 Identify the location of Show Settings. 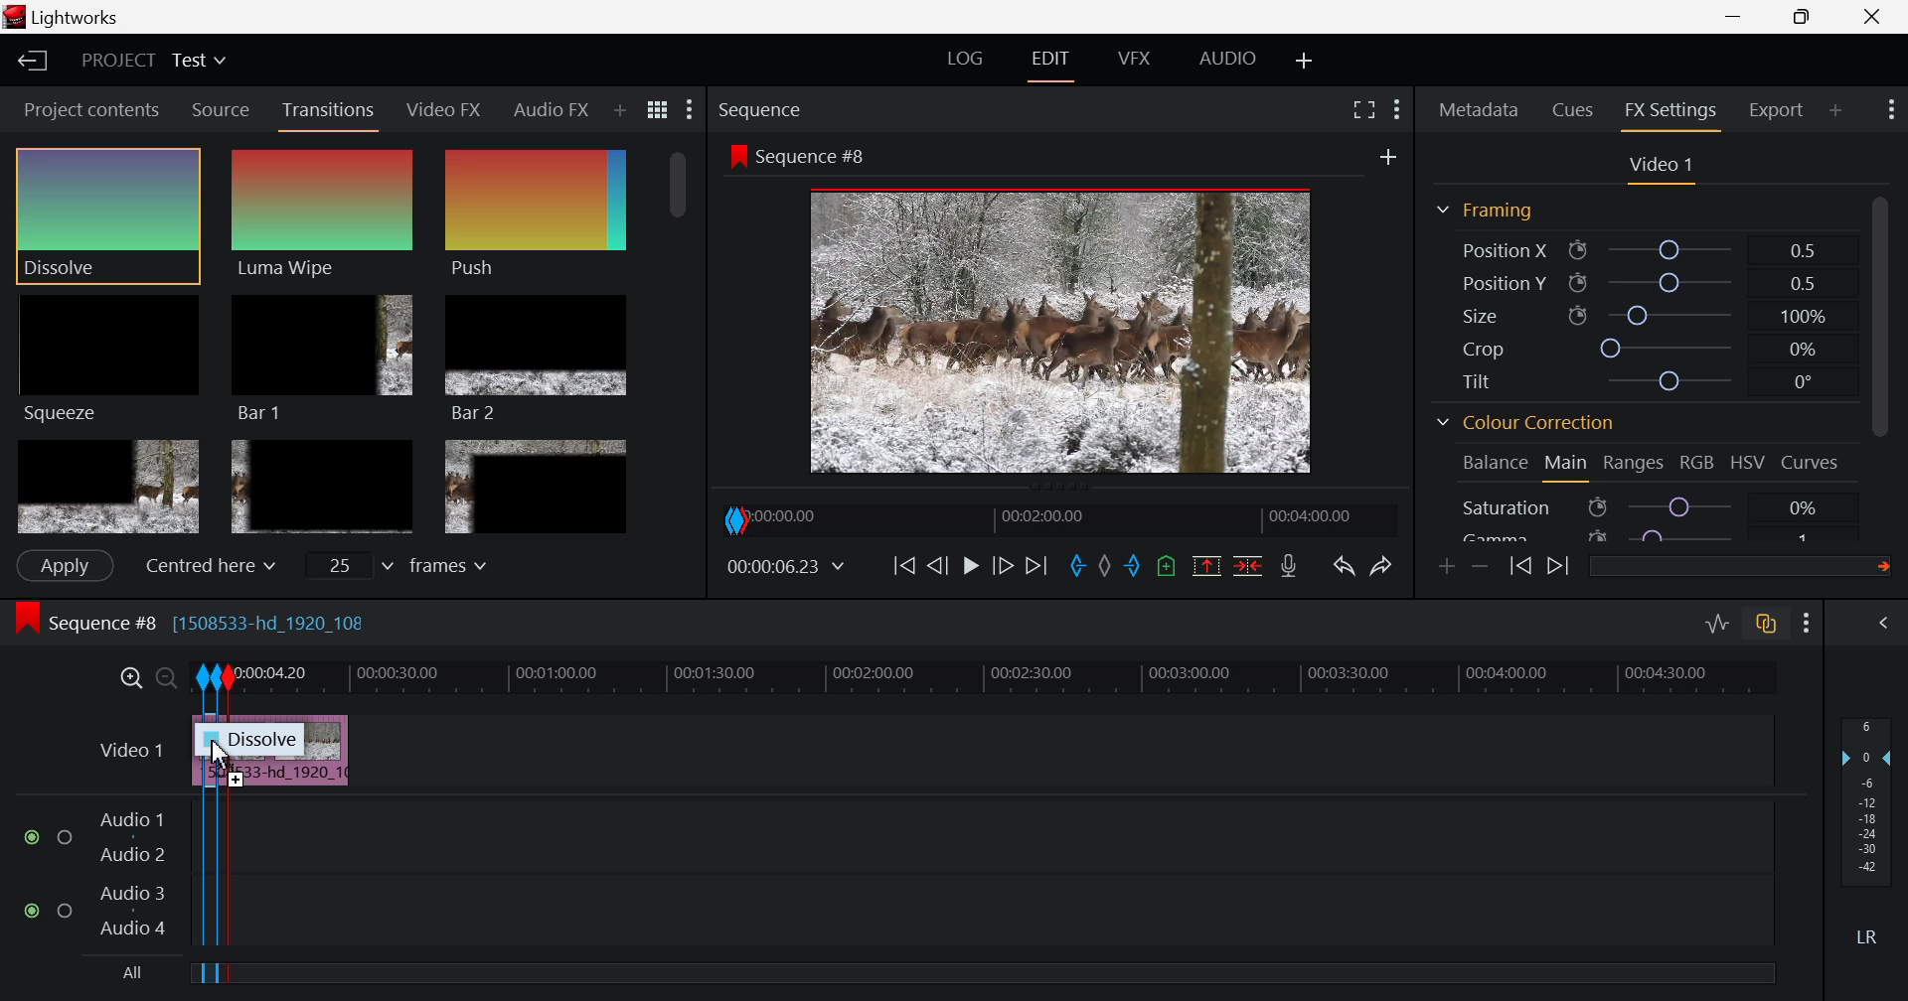
(1889, 110).